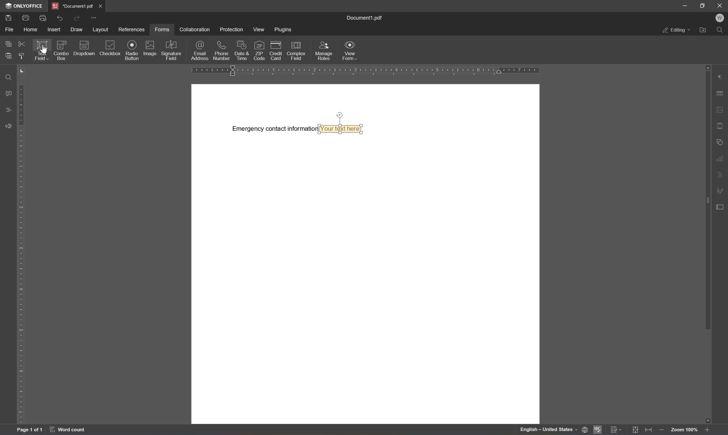 This screenshot has width=728, height=435. Describe the element at coordinates (8, 94) in the screenshot. I see `comments` at that location.